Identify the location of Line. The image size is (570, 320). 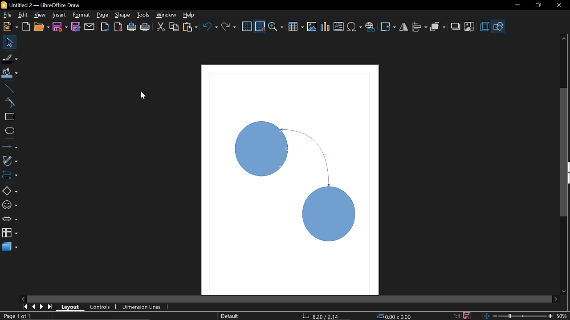
(8, 89).